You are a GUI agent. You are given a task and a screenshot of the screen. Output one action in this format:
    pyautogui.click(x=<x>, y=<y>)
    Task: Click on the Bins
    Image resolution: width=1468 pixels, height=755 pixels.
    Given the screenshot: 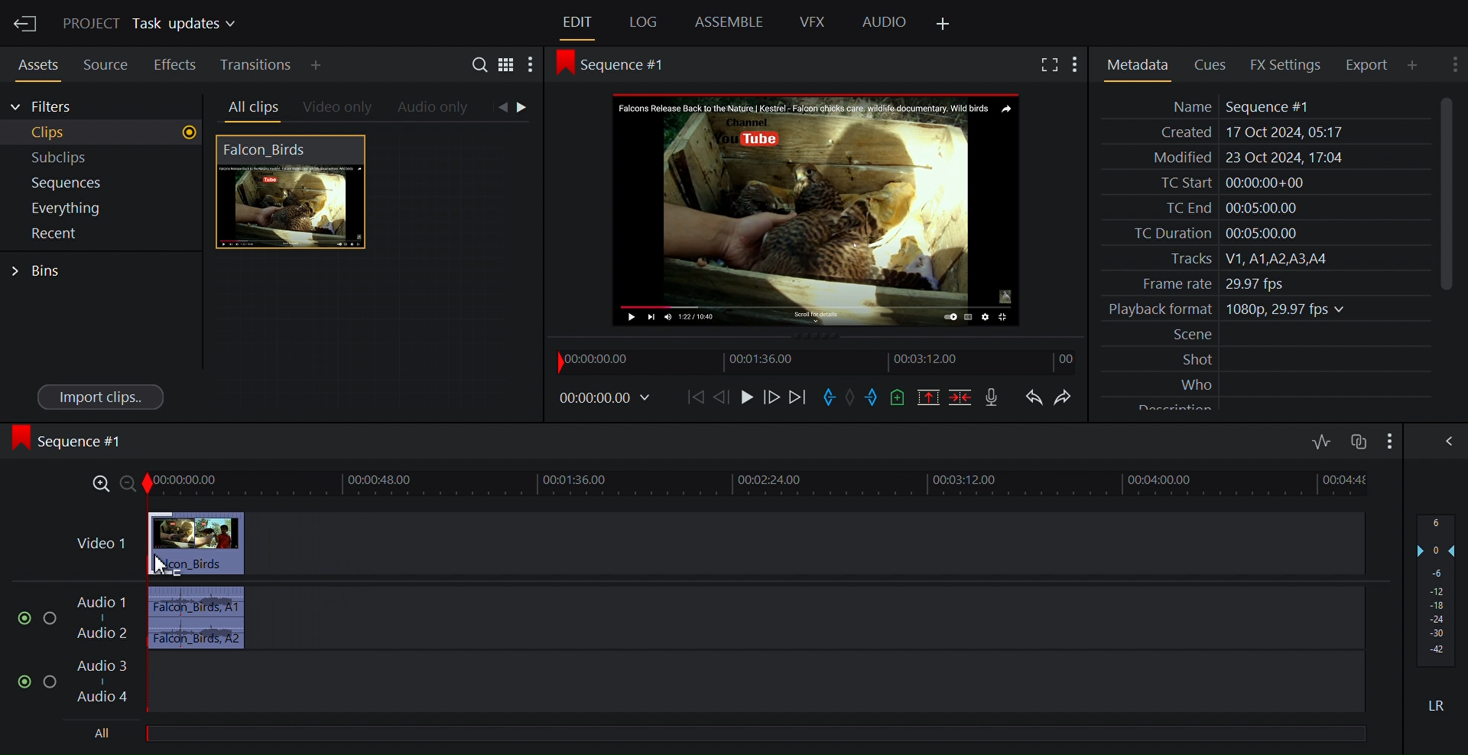 What is the action you would take?
    pyautogui.click(x=37, y=271)
    